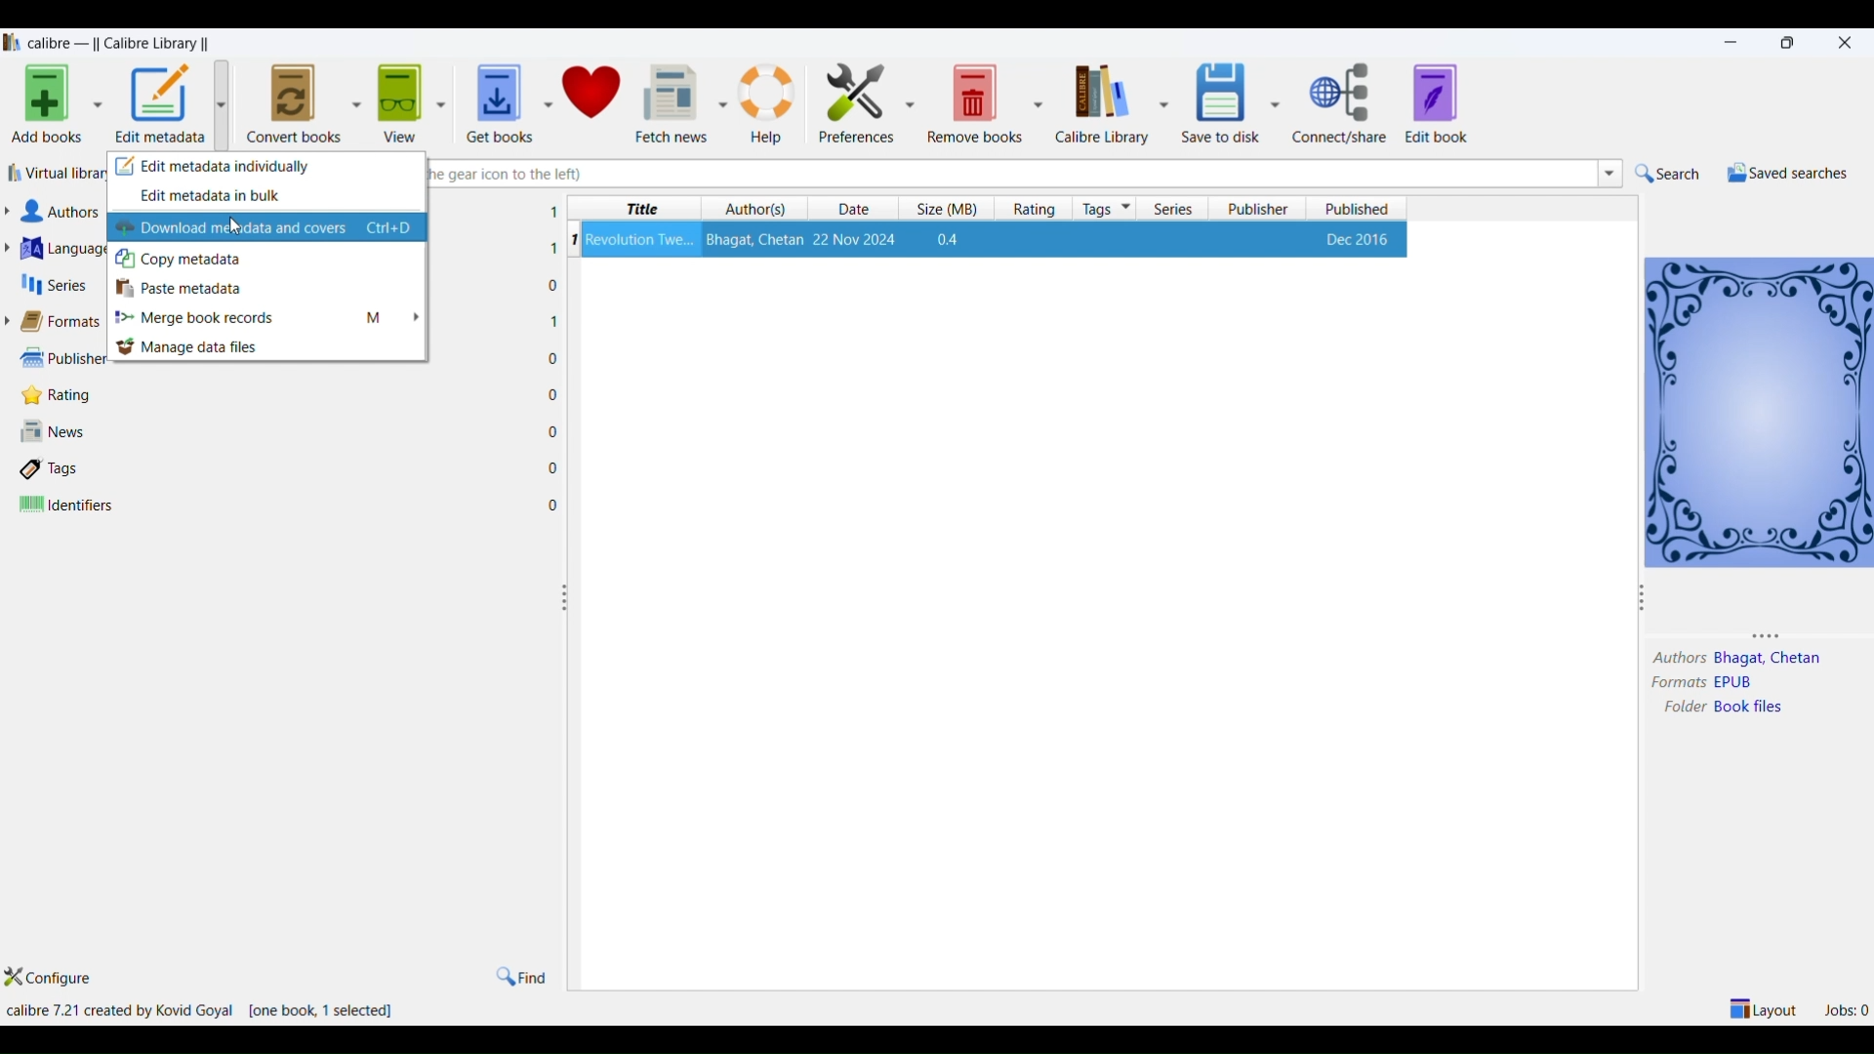 The image size is (1874, 1054). Describe the element at coordinates (547, 94) in the screenshot. I see `get books options dropdown button` at that location.